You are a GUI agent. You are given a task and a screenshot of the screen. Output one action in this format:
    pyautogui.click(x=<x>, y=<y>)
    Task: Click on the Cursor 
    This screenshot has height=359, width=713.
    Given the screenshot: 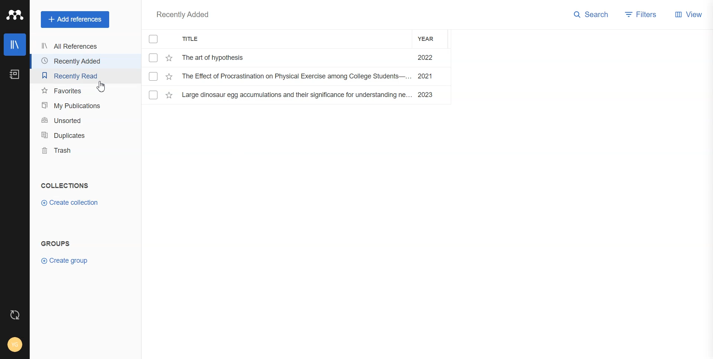 What is the action you would take?
    pyautogui.click(x=101, y=87)
    